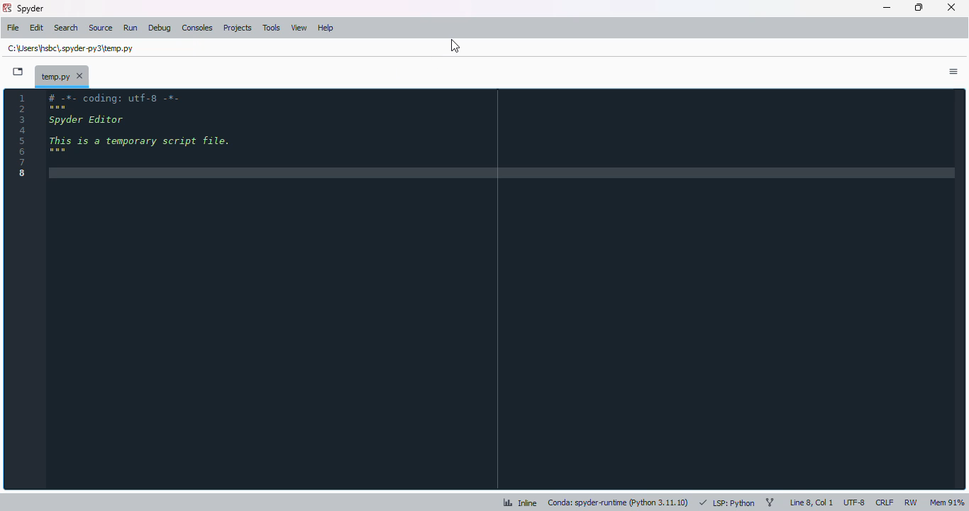 This screenshot has height=511, width=969. What do you see at coordinates (160, 28) in the screenshot?
I see `debug` at bounding box center [160, 28].